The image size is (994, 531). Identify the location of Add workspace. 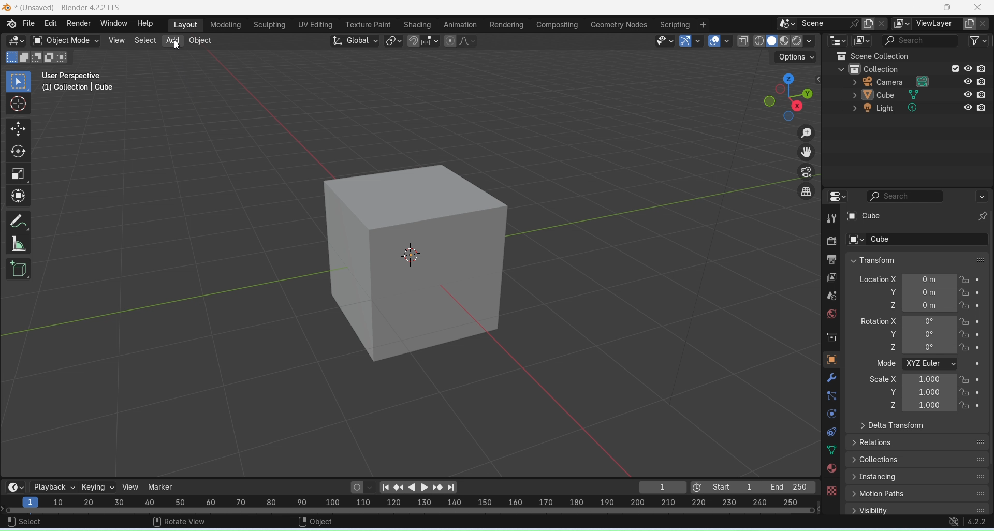
(703, 26).